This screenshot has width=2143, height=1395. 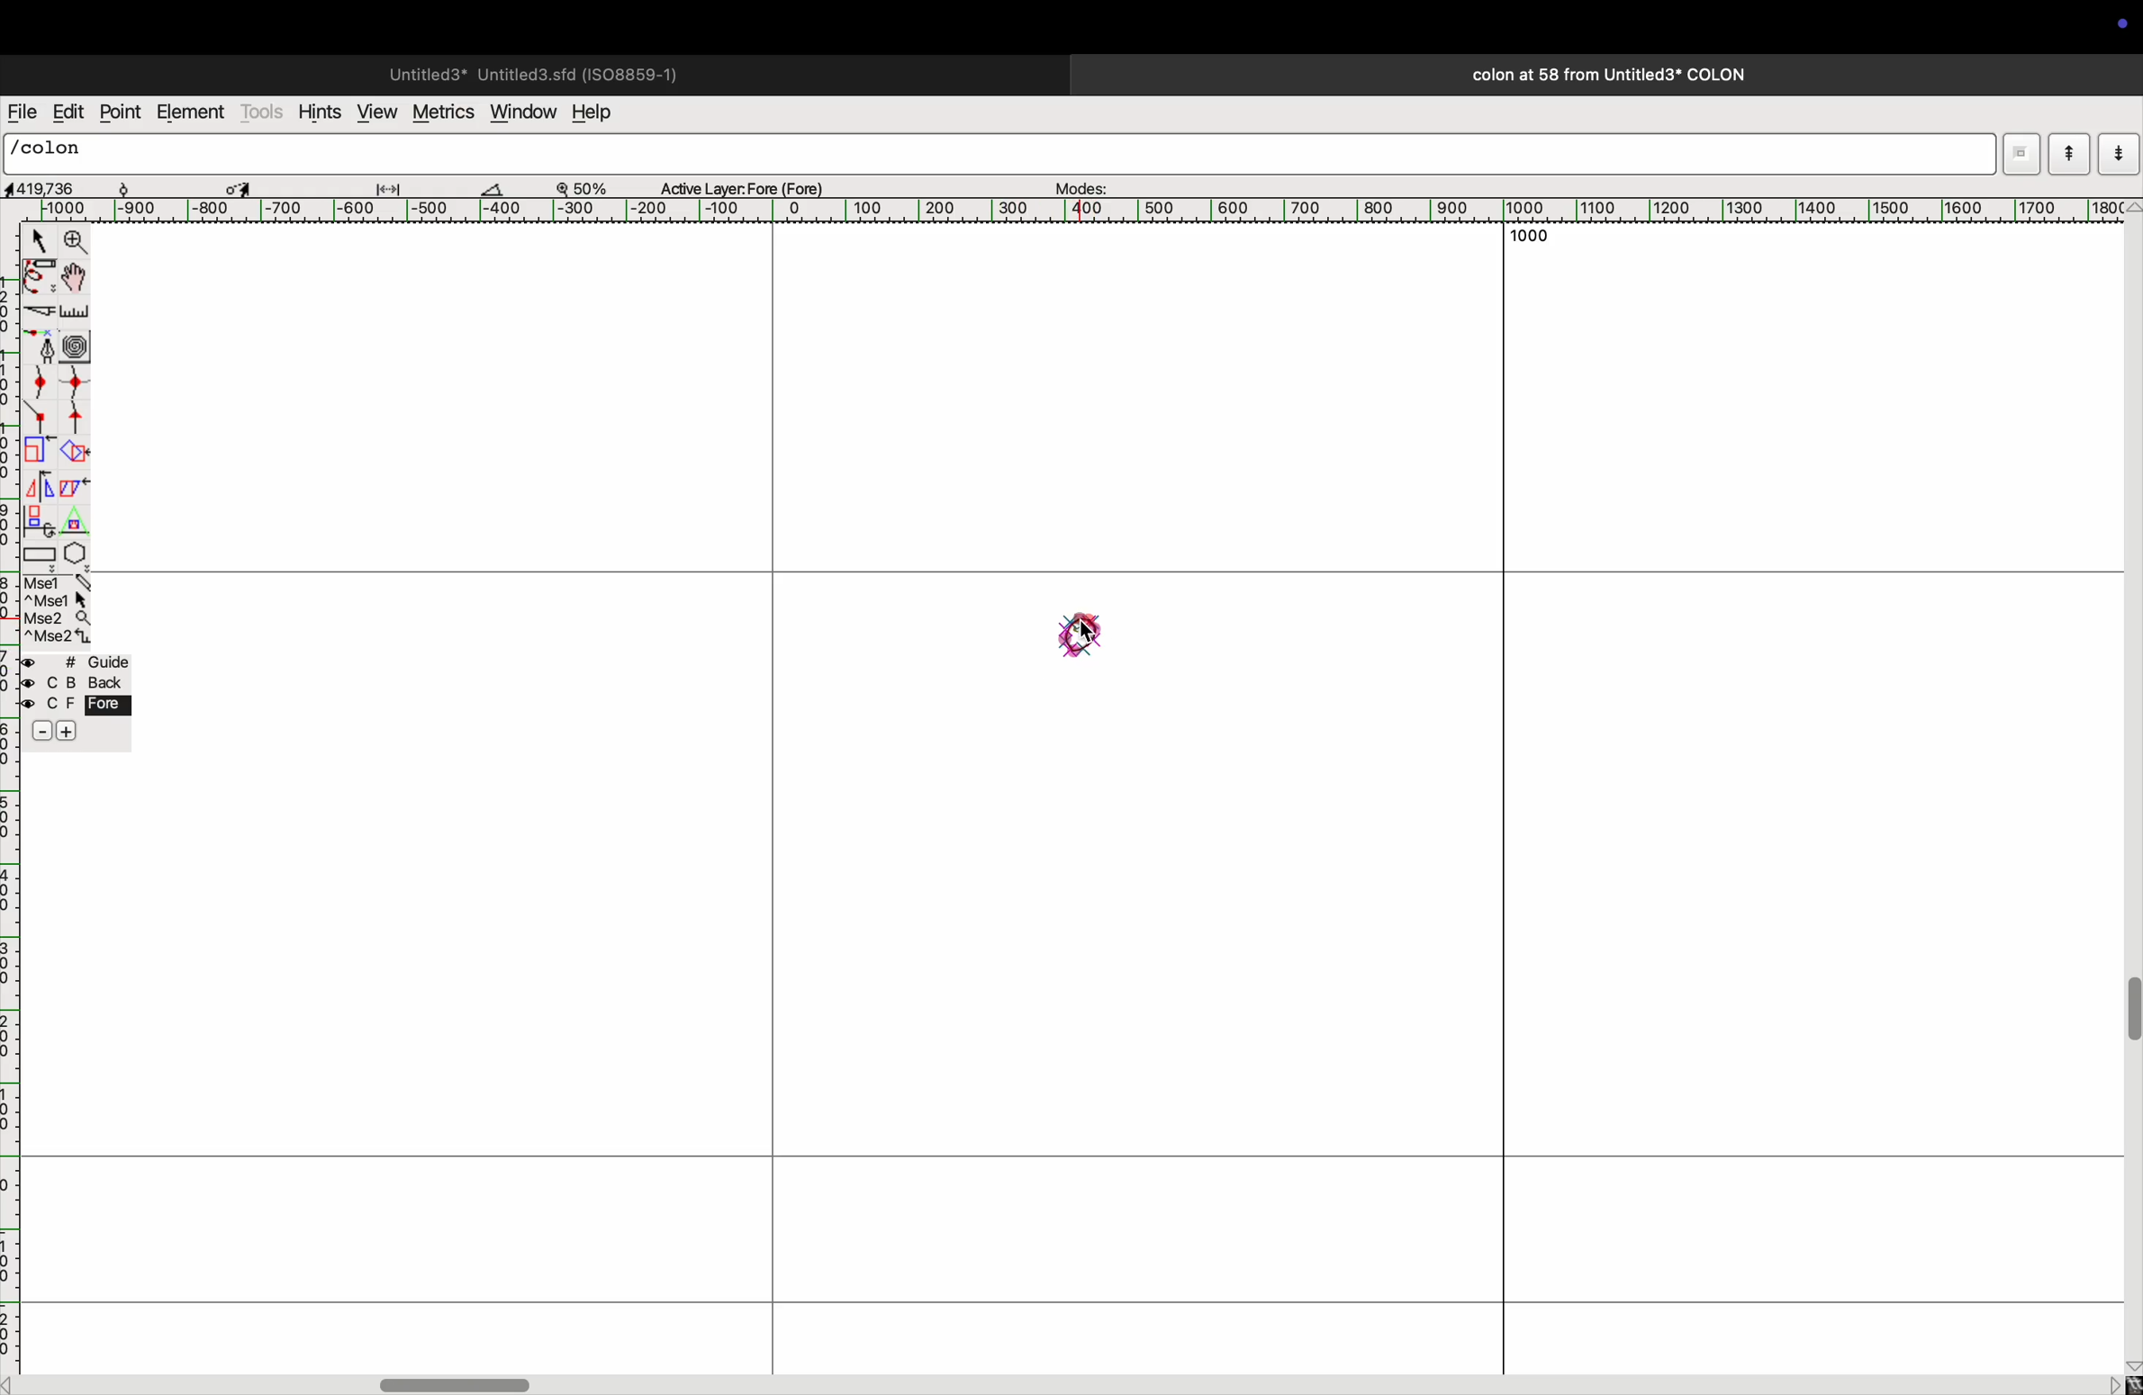 What do you see at coordinates (1095, 211) in the screenshot?
I see `horizontal scale` at bounding box center [1095, 211].